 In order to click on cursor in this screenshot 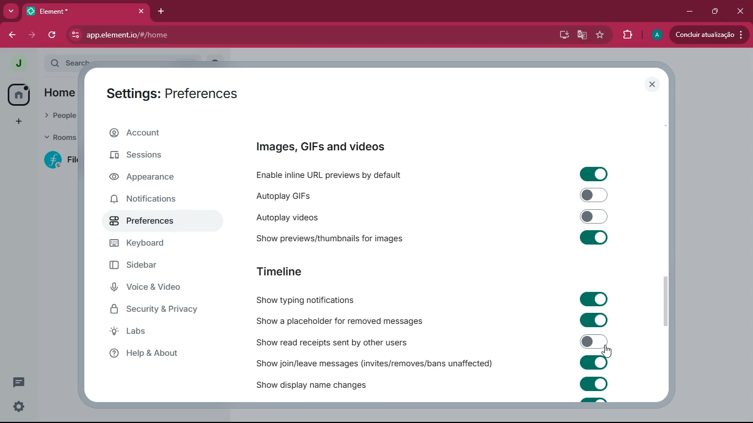, I will do `click(606, 351)`.